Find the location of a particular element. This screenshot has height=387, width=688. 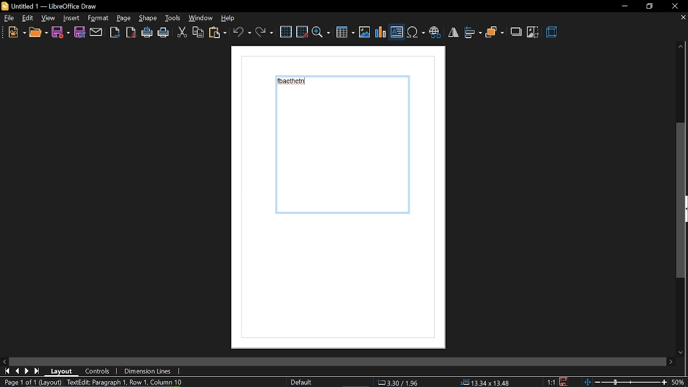

3d effect is located at coordinates (553, 33).